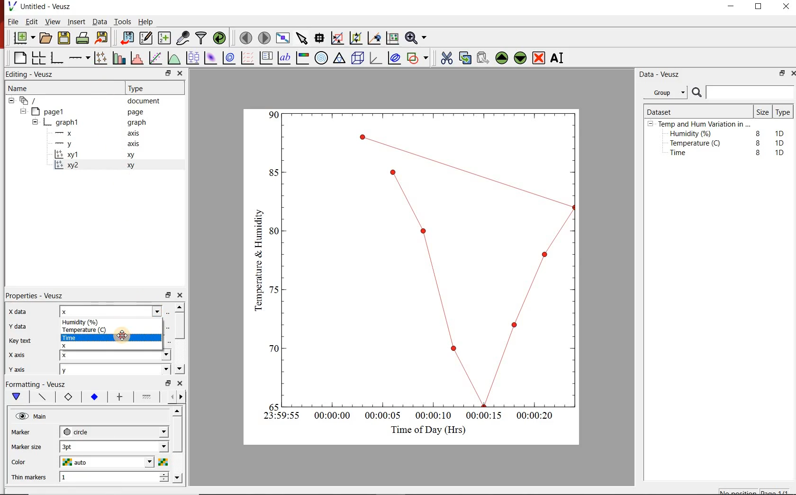 The image size is (796, 495). I want to click on Export to graphics format, so click(103, 37).